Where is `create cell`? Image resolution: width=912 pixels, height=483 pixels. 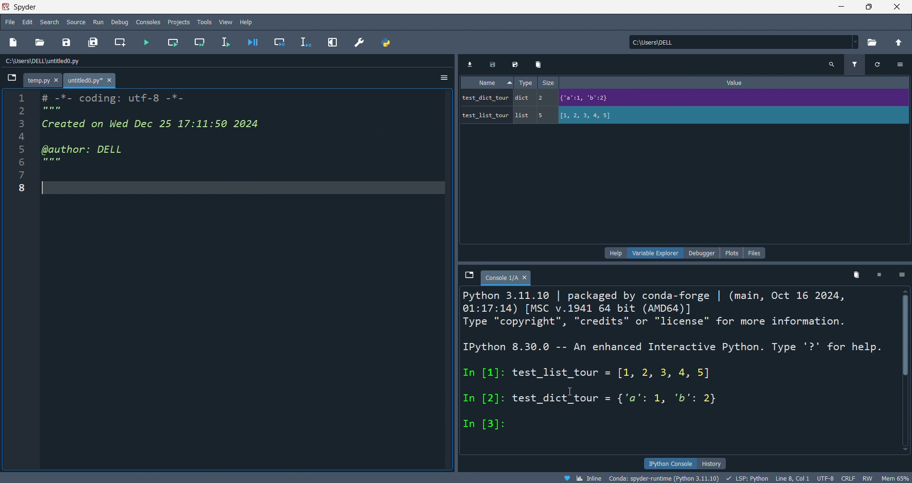 create cell is located at coordinates (121, 43).